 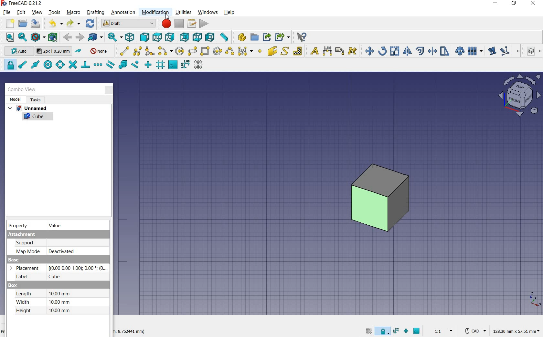 What do you see at coordinates (170, 37) in the screenshot?
I see `right` at bounding box center [170, 37].